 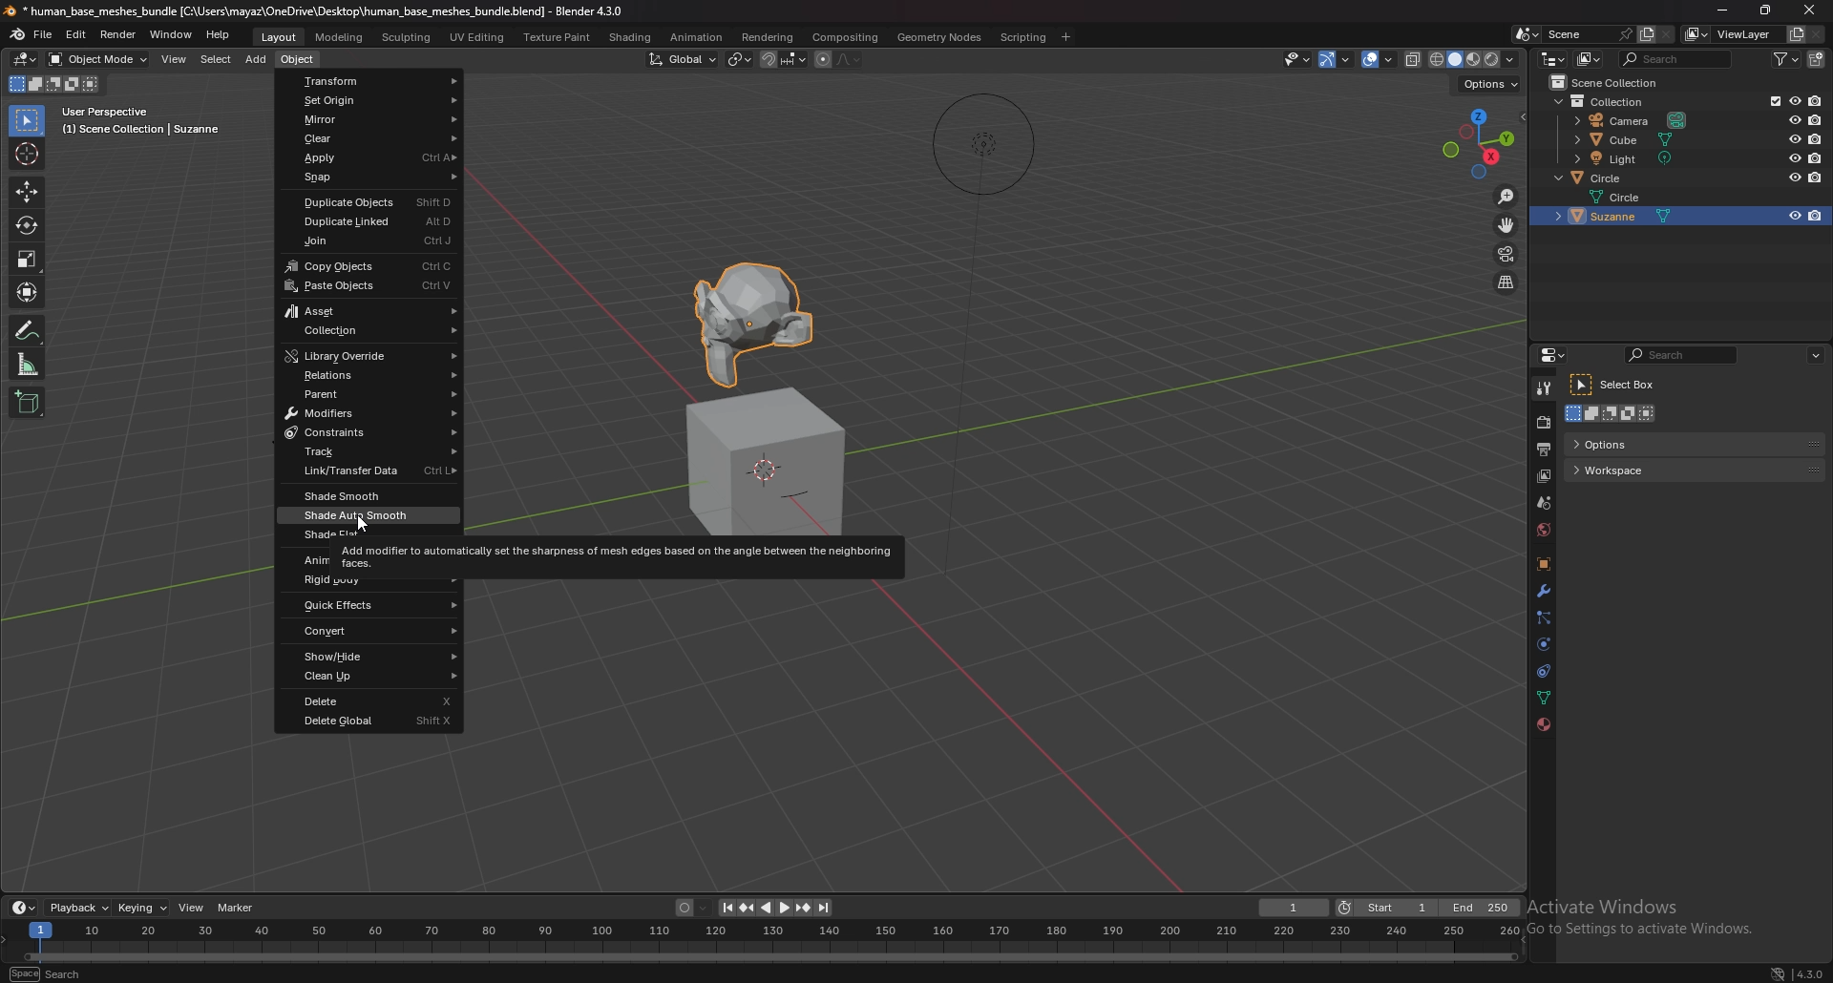 What do you see at coordinates (1816, 118) in the screenshot?
I see `disable in renders` at bounding box center [1816, 118].